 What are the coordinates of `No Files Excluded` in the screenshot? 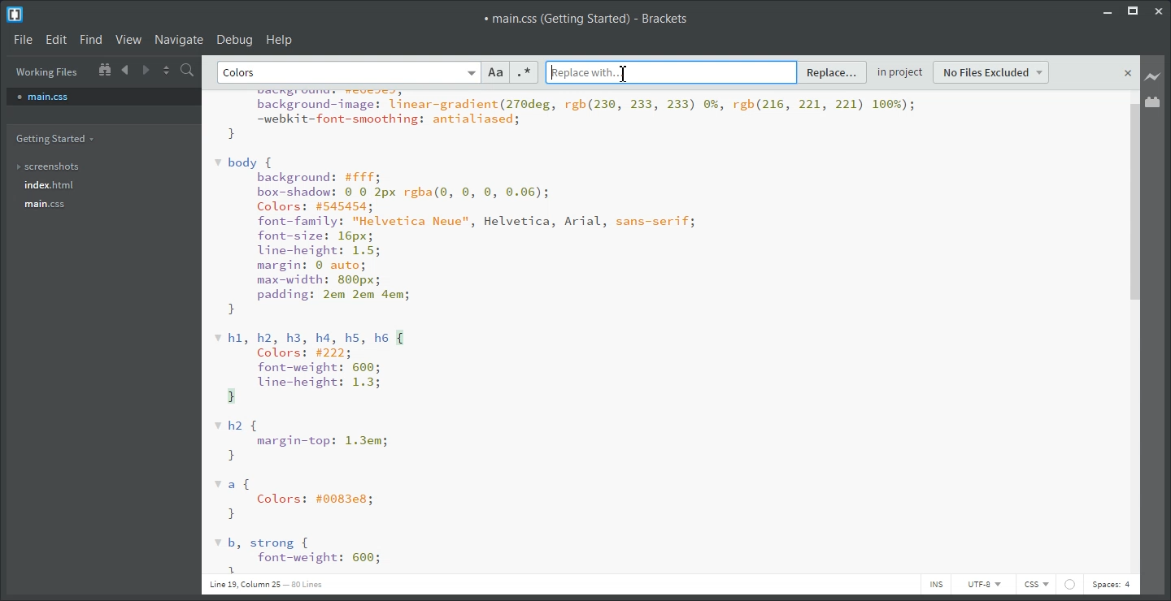 It's located at (992, 72).